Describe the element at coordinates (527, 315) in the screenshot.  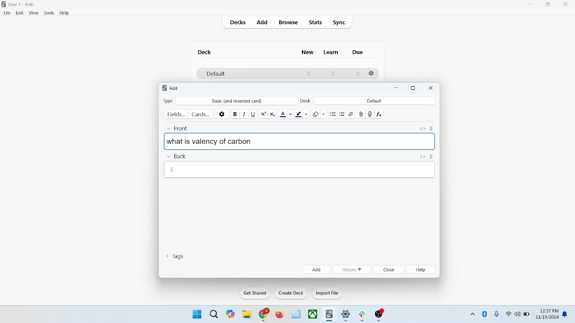
I see `battery` at that location.